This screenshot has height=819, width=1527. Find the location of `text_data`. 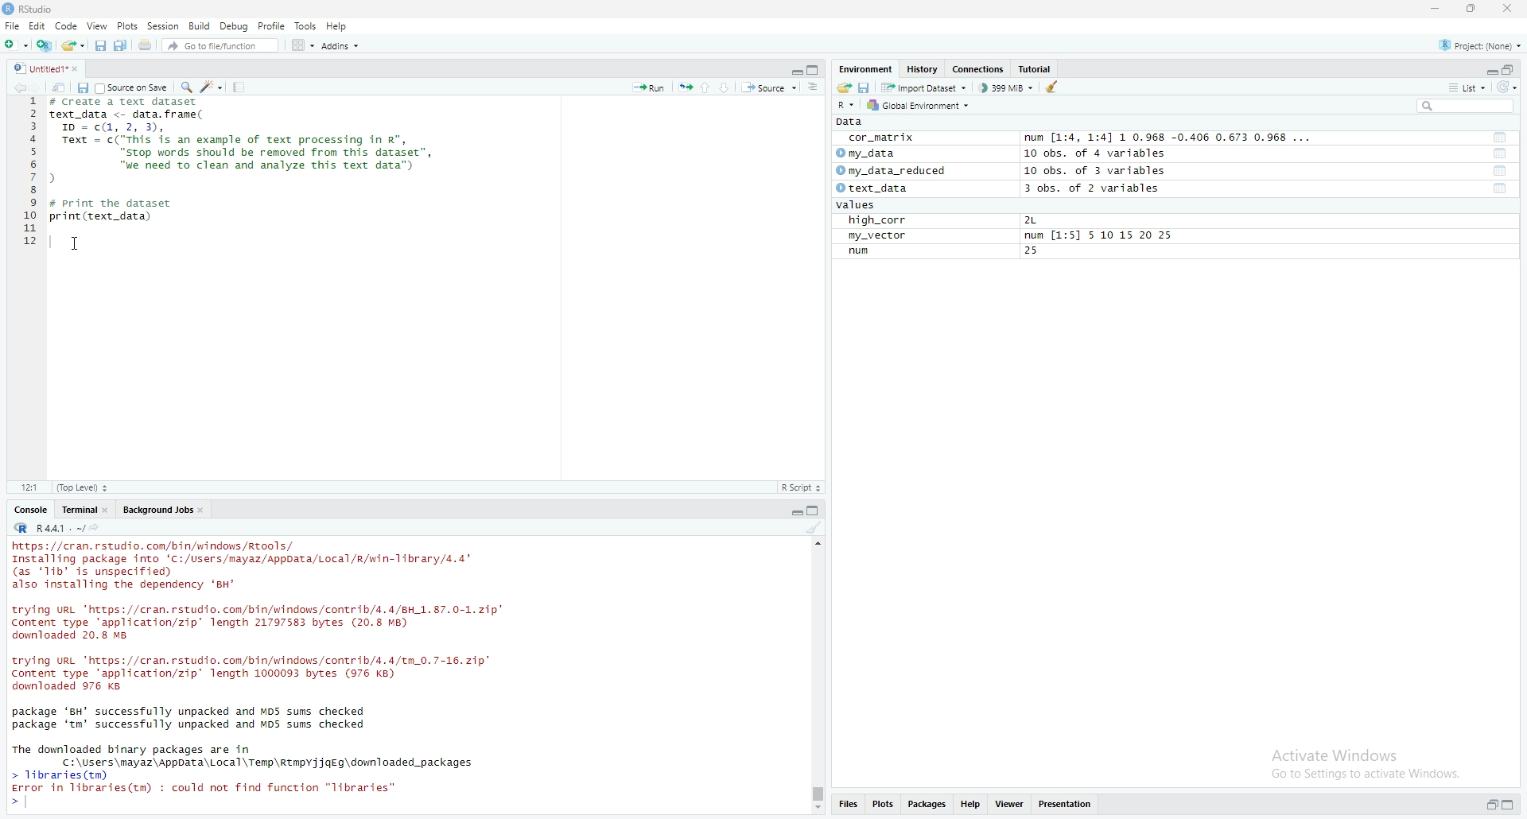

text_data is located at coordinates (869, 188).